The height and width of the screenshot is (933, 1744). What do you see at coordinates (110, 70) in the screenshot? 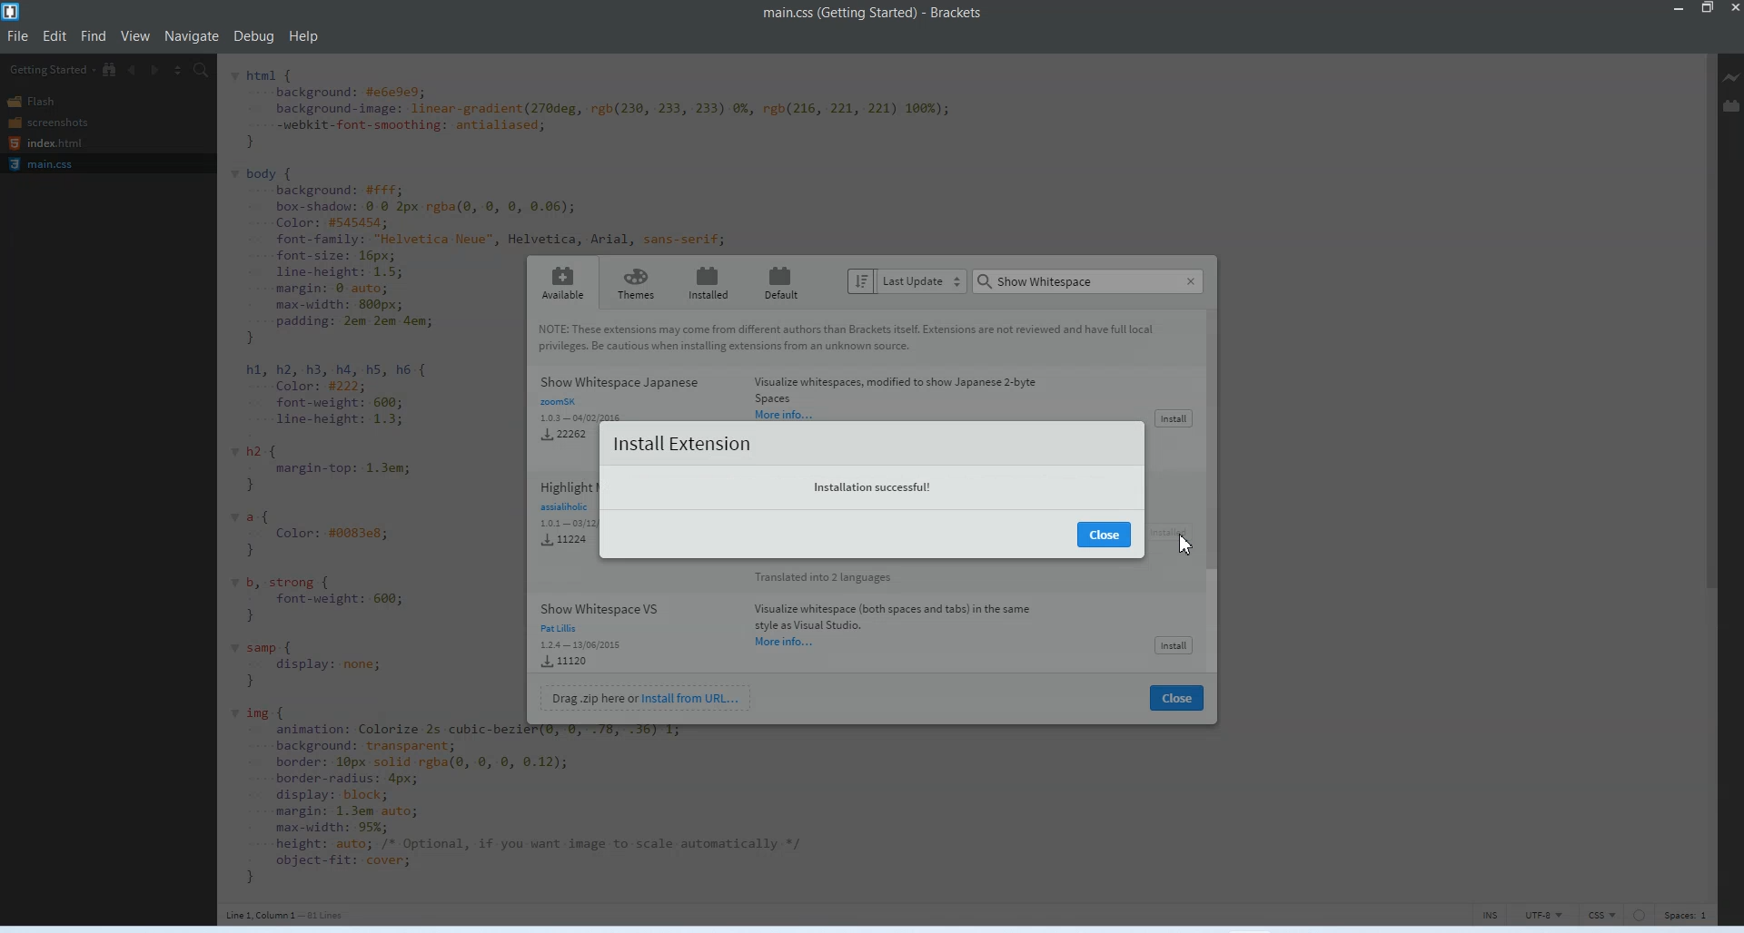
I see `Show in file Tree` at bounding box center [110, 70].